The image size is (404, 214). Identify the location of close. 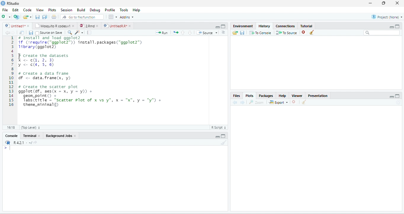
(97, 26).